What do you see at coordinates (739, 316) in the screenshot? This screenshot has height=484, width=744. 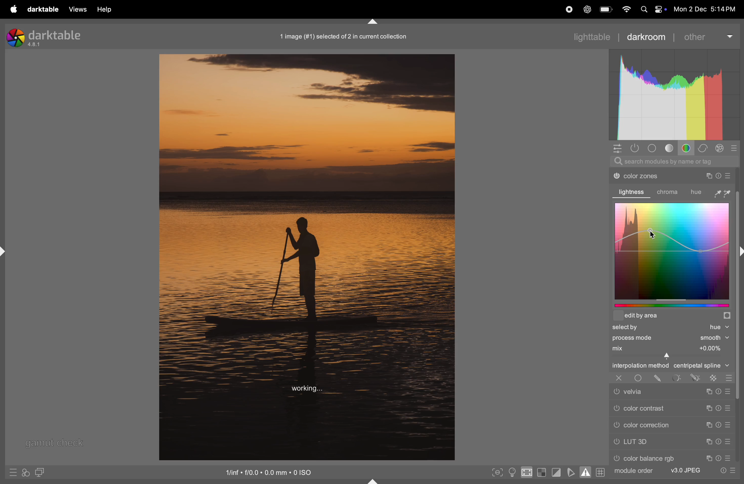 I see `` at bounding box center [739, 316].